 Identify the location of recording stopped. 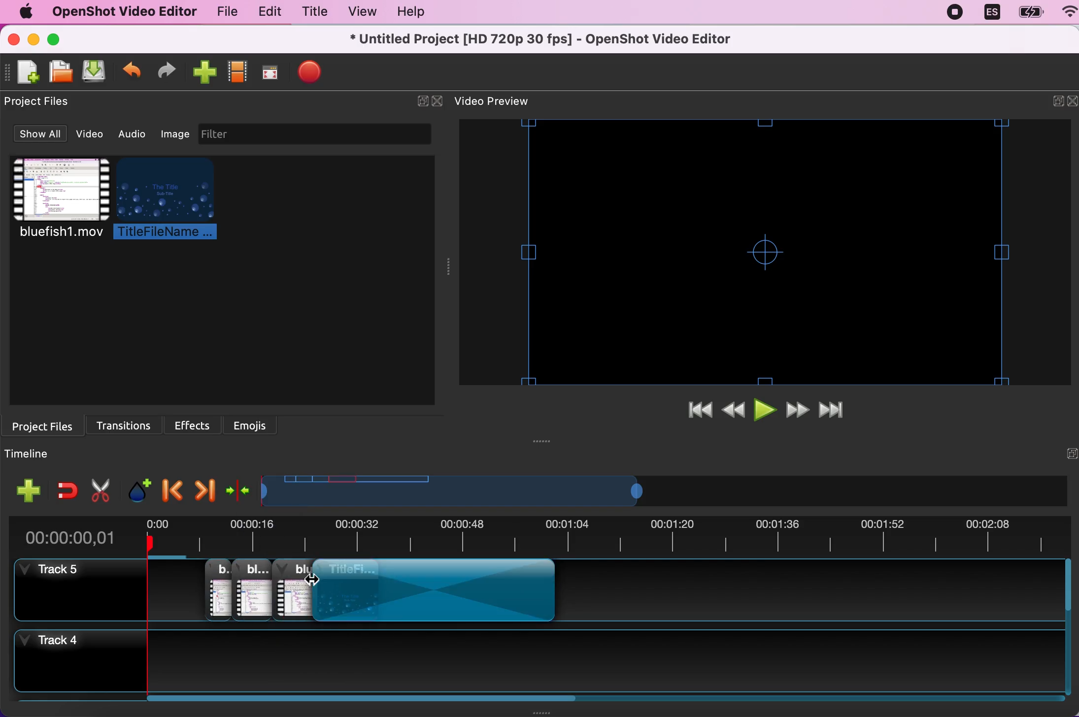
(957, 12).